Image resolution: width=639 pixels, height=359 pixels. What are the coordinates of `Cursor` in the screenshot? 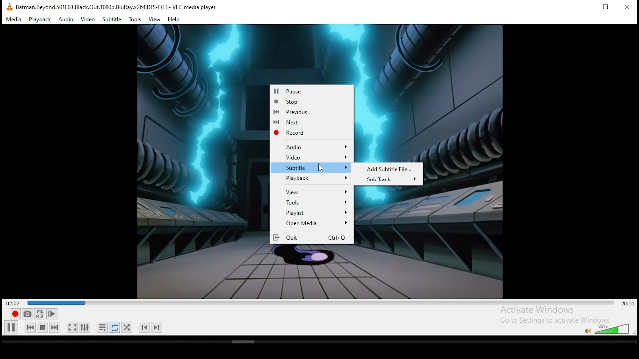 It's located at (320, 168).